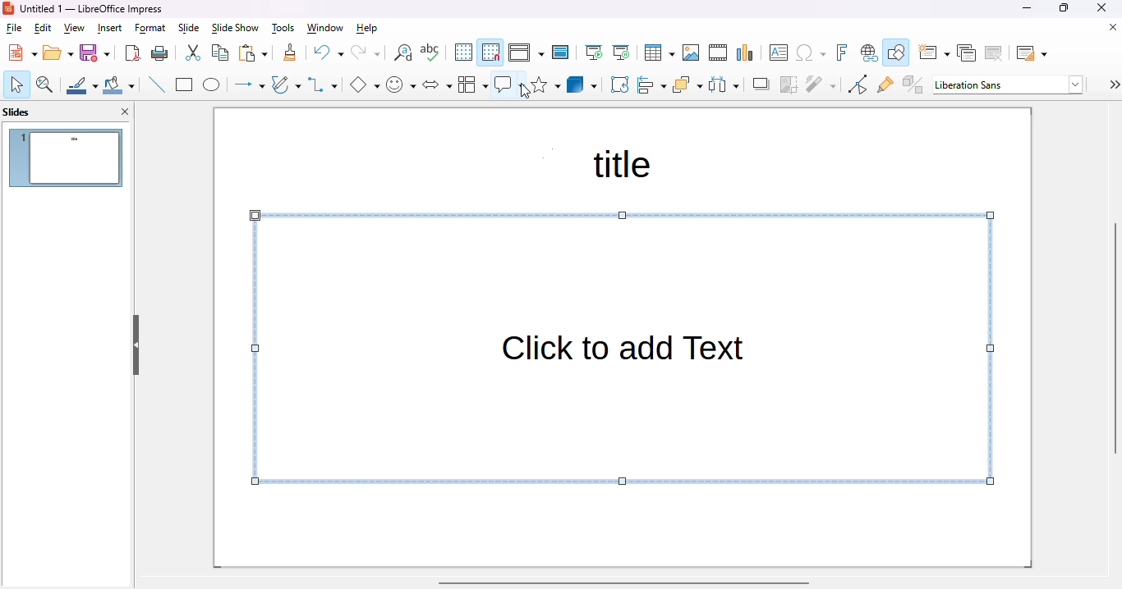  I want to click on display views, so click(527, 53).